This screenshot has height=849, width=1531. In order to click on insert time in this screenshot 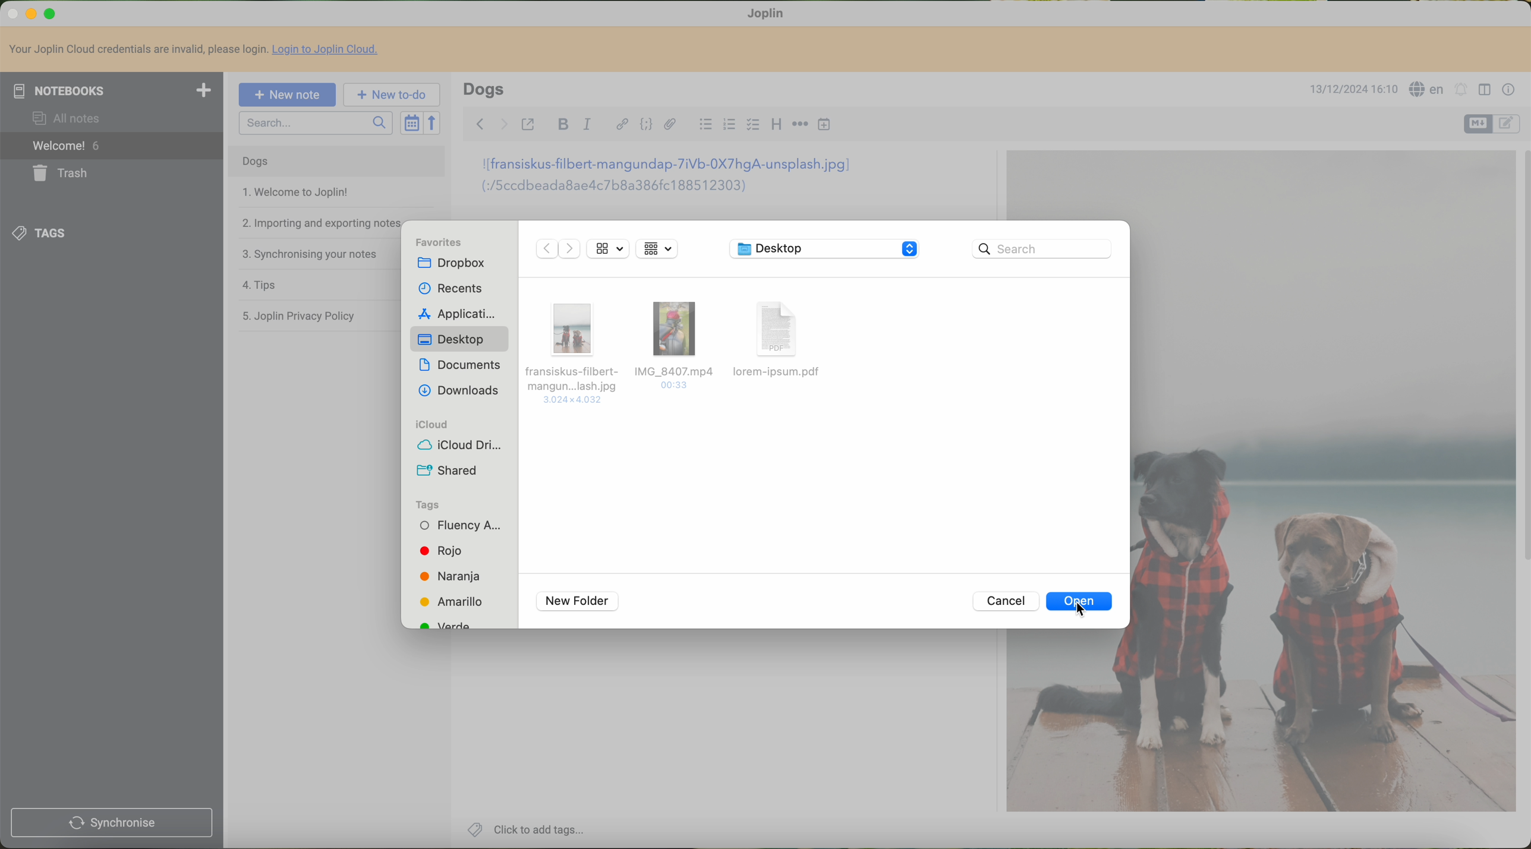, I will do `click(826, 126)`.